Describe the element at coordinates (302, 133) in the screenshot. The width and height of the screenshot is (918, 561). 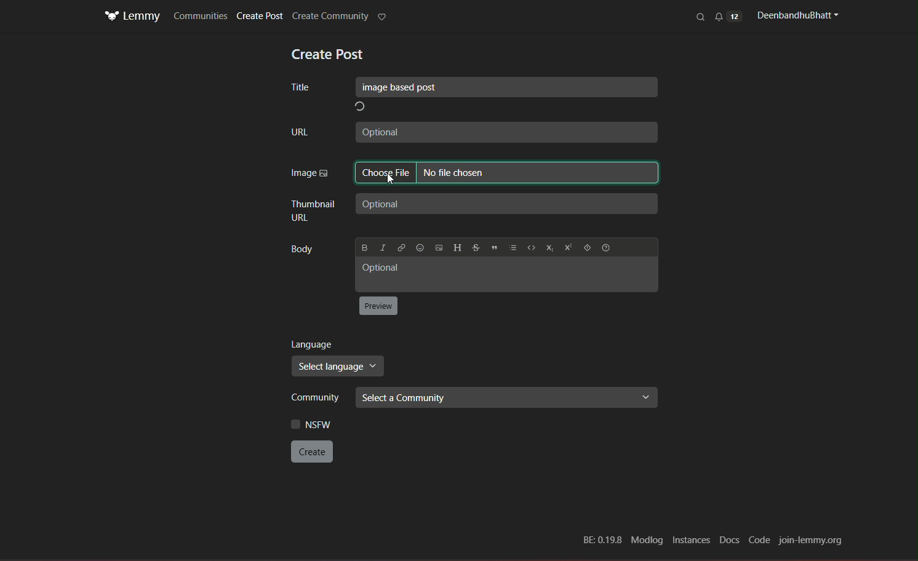
I see `URL` at that location.